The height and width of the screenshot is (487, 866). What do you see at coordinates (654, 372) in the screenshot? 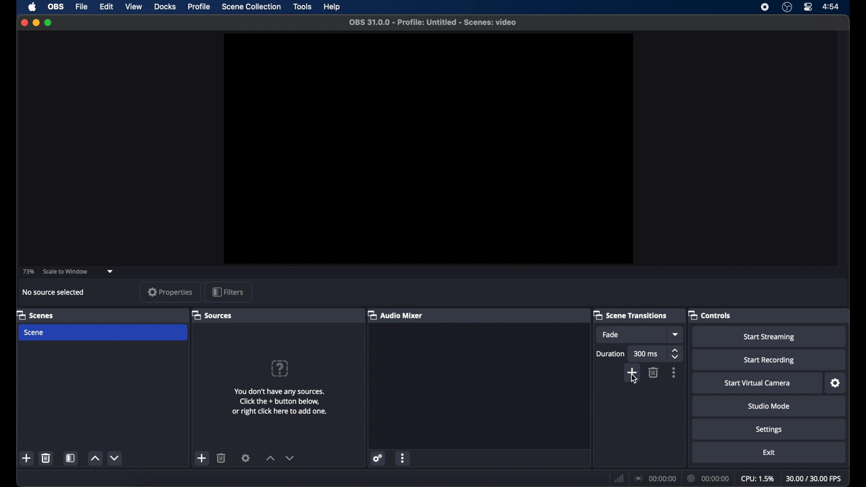
I see `delete` at bounding box center [654, 372].